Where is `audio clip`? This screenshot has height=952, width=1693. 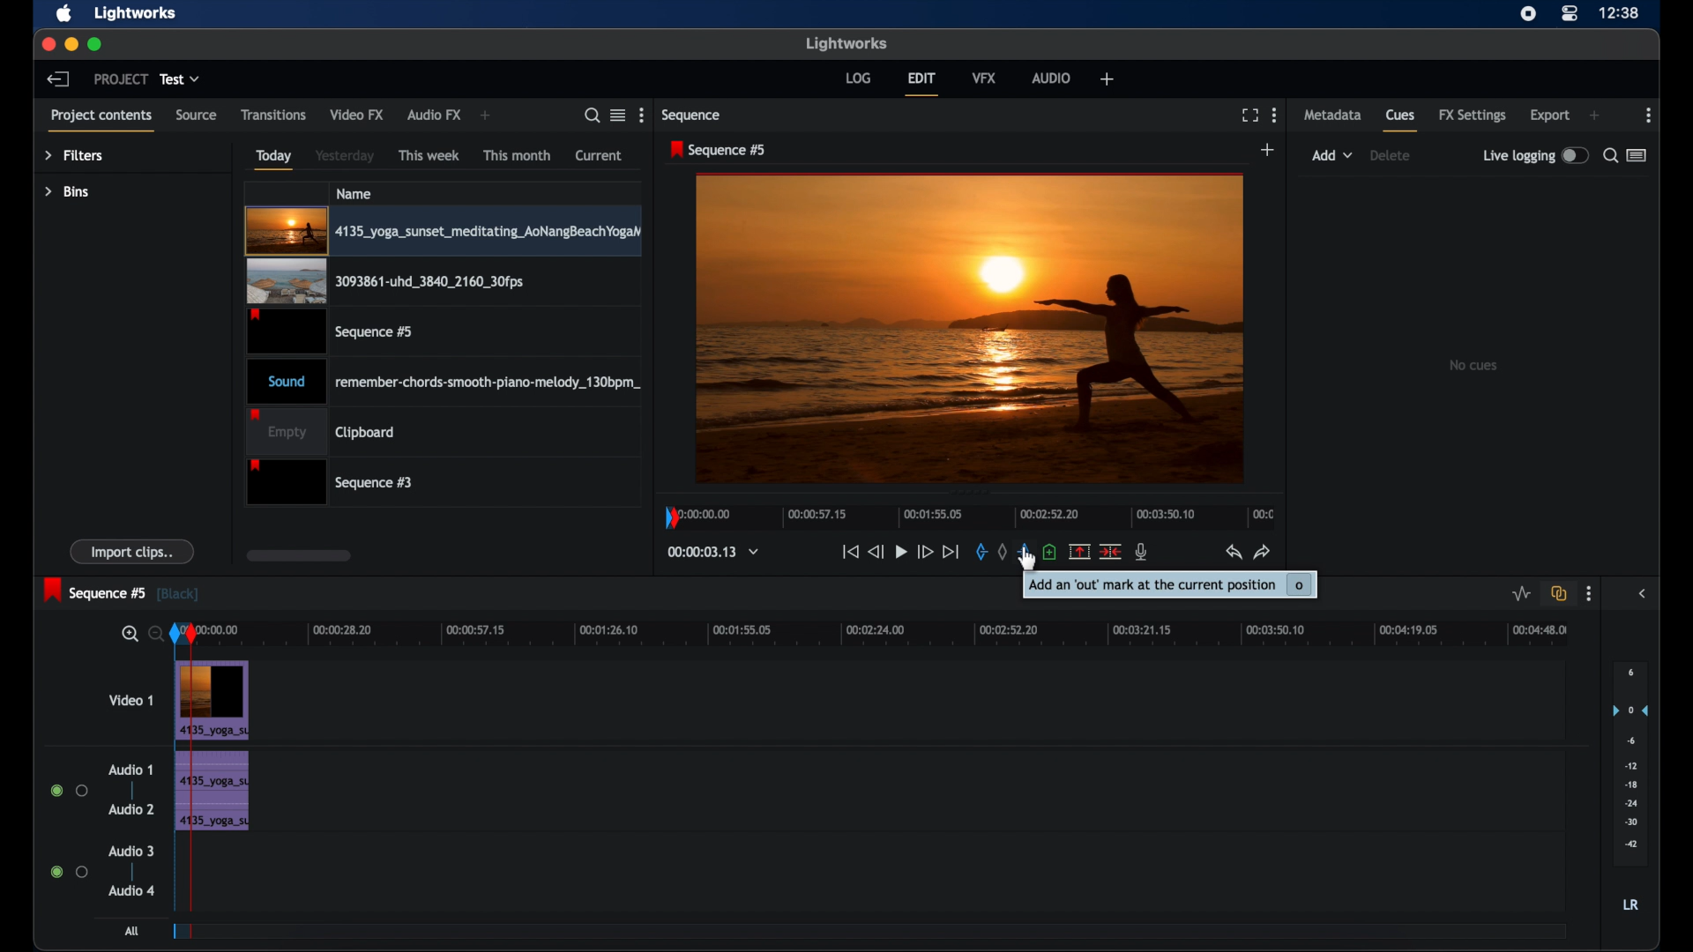
audio clip is located at coordinates (444, 382).